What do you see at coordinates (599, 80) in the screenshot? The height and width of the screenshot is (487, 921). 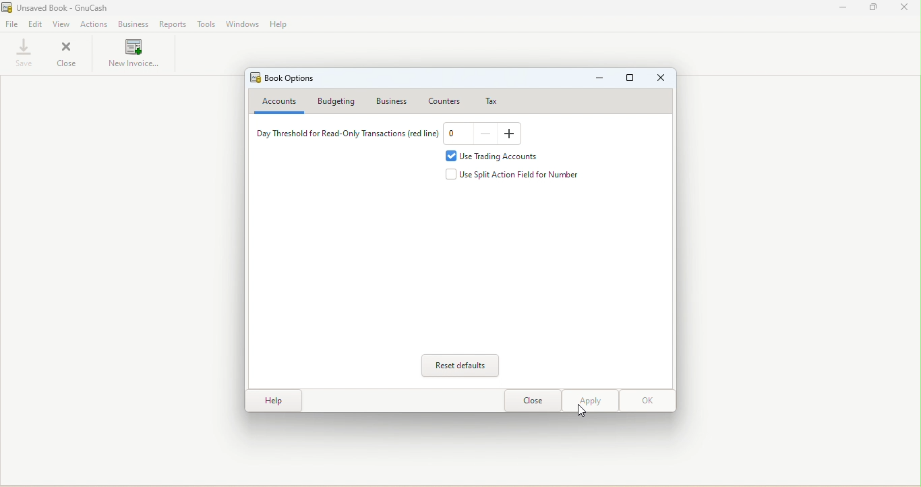 I see `Minimize` at bounding box center [599, 80].